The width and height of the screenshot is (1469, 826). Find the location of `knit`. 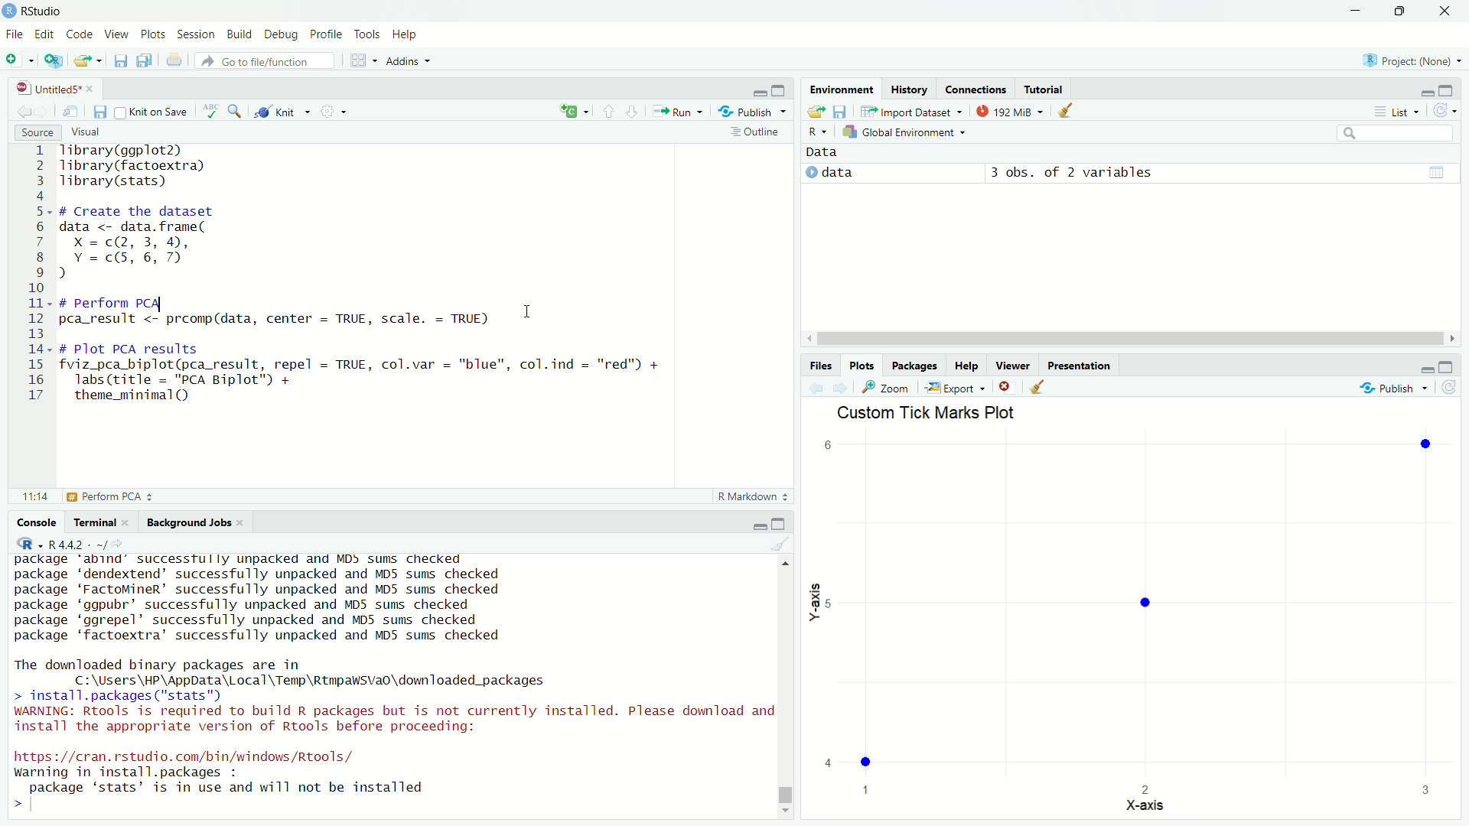

knit is located at coordinates (281, 112).